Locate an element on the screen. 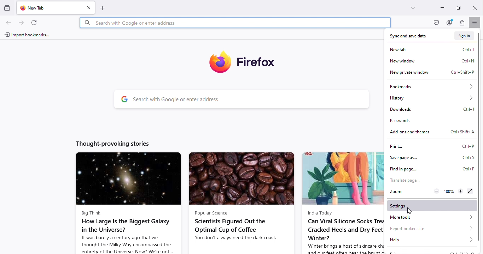 Image resolution: width=483 pixels, height=254 pixels. Close tab is located at coordinates (87, 7).